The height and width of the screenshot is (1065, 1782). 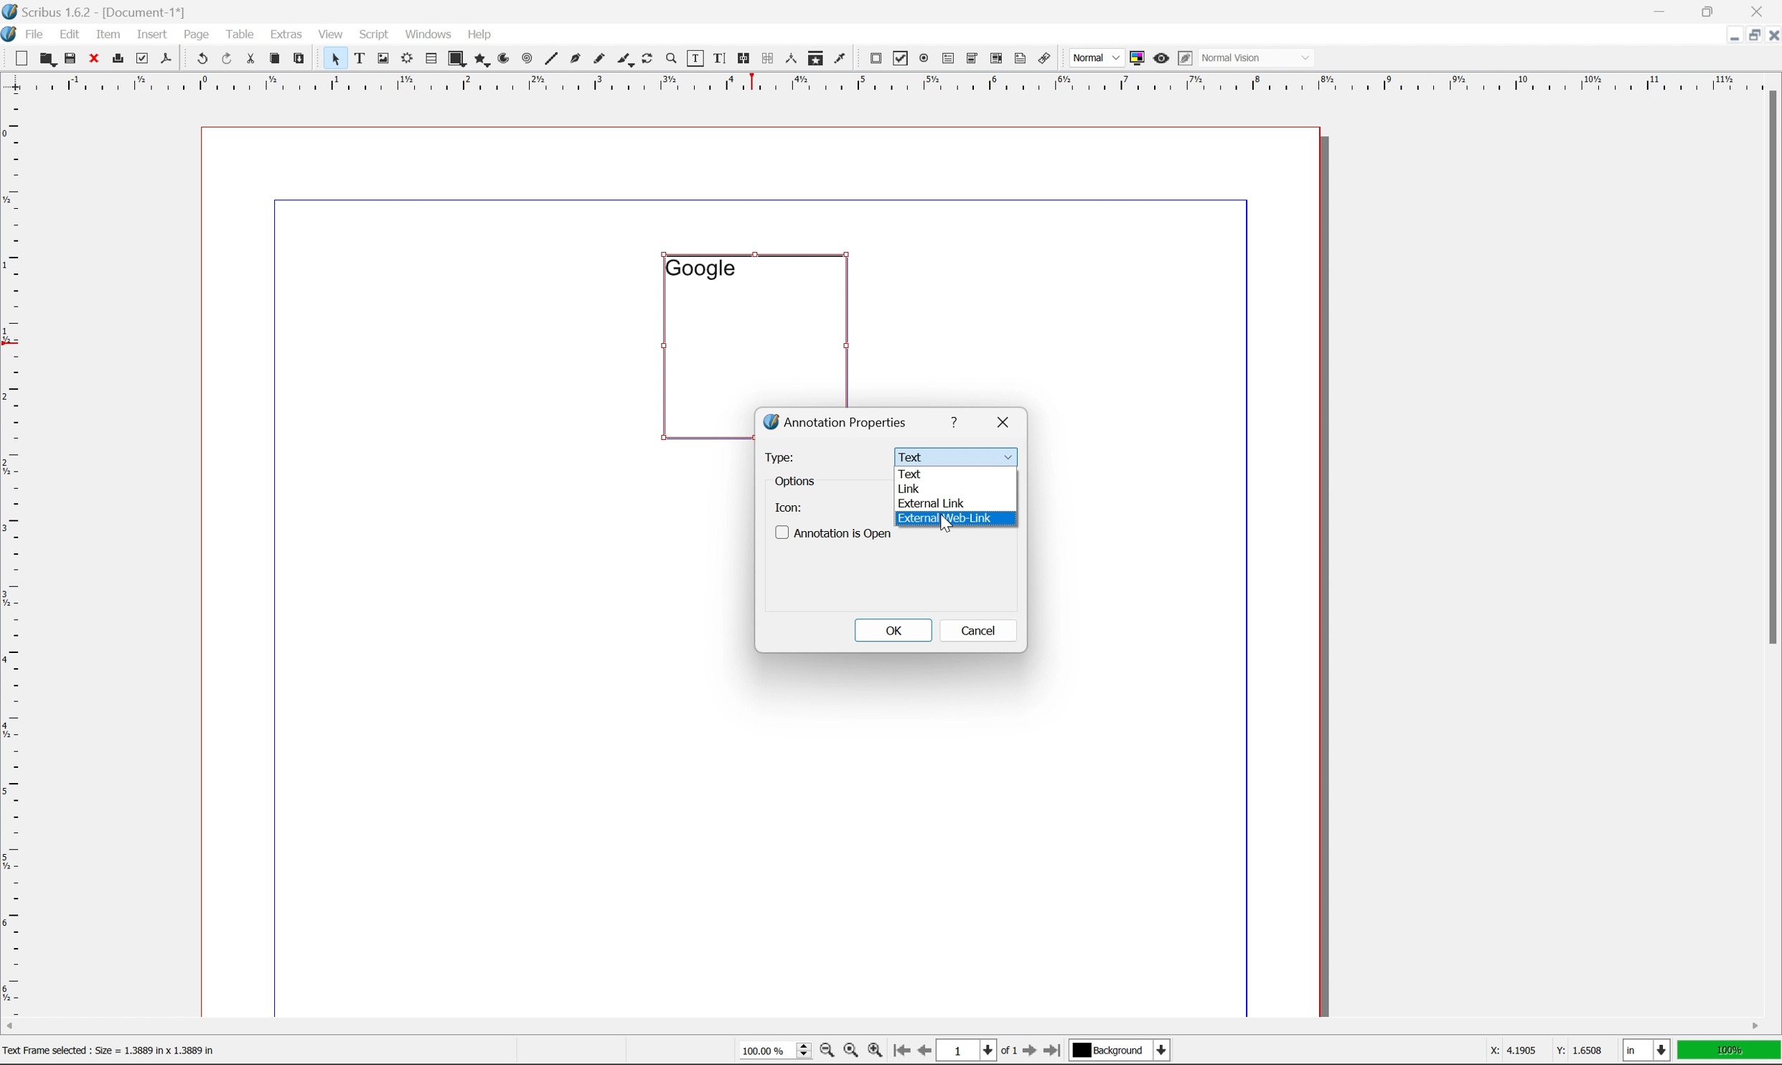 What do you see at coordinates (482, 60) in the screenshot?
I see `polygon` at bounding box center [482, 60].